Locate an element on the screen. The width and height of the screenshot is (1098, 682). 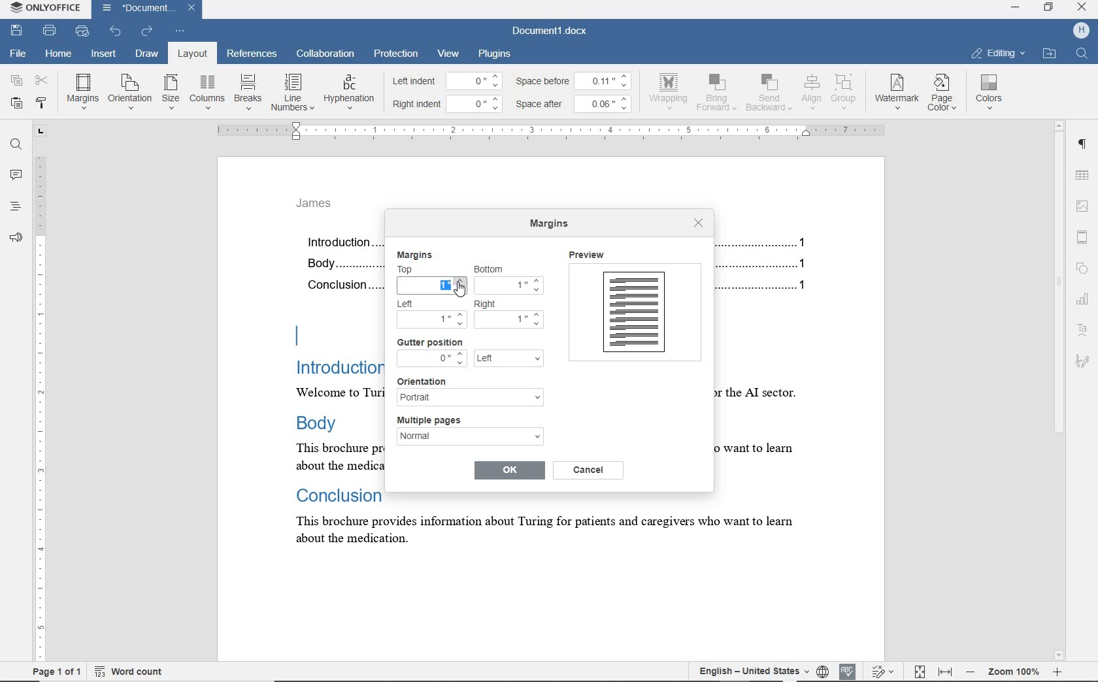
columns is located at coordinates (207, 92).